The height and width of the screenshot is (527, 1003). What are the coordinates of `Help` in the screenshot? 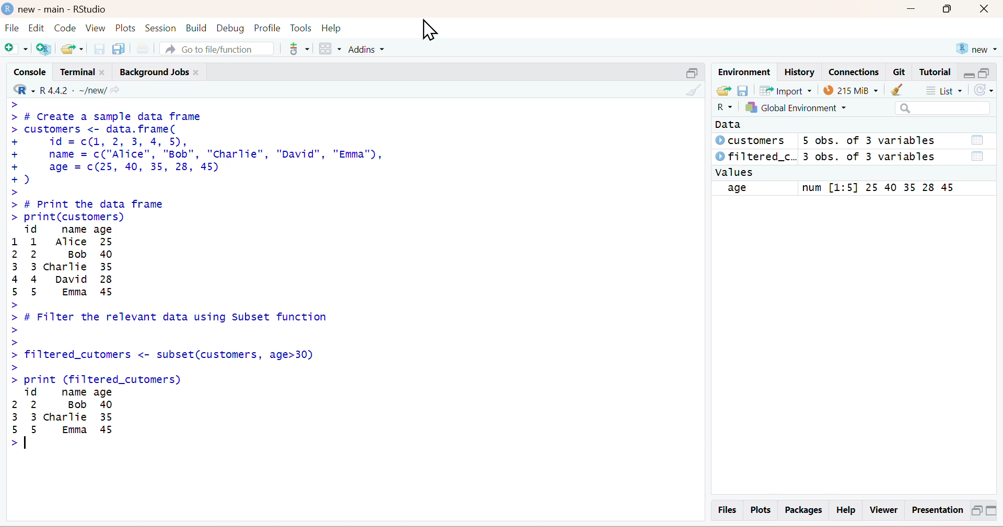 It's located at (341, 28).